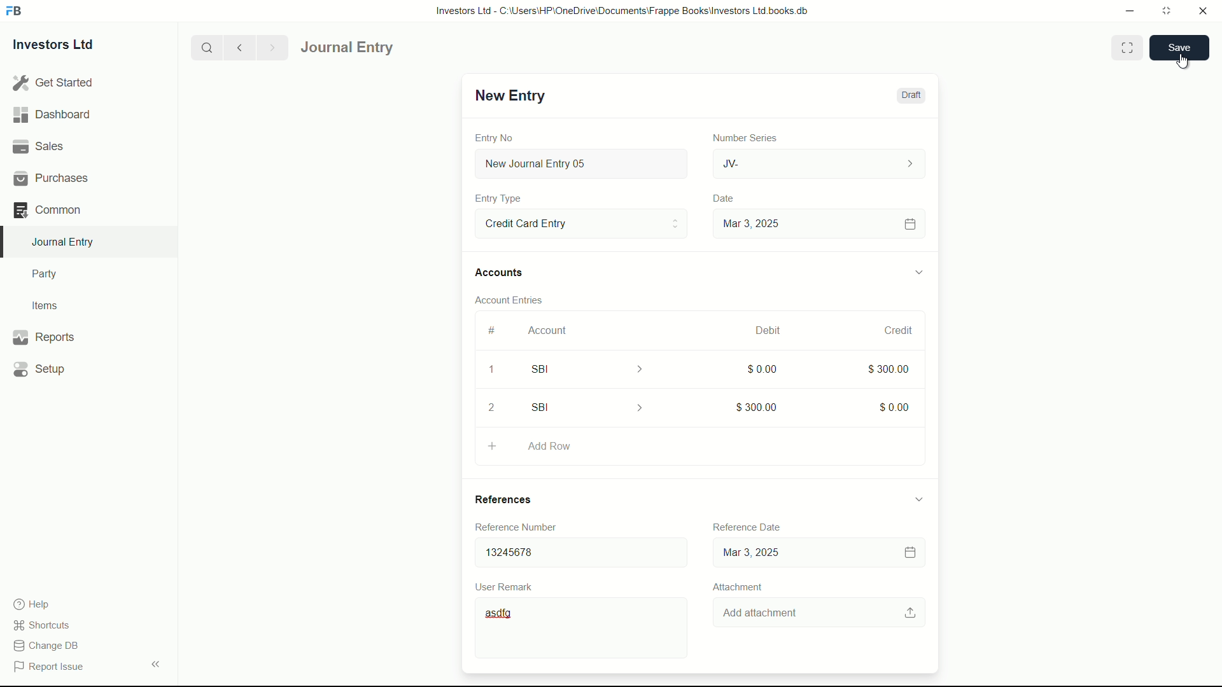  I want to click on Investors Ltd, so click(65, 46).